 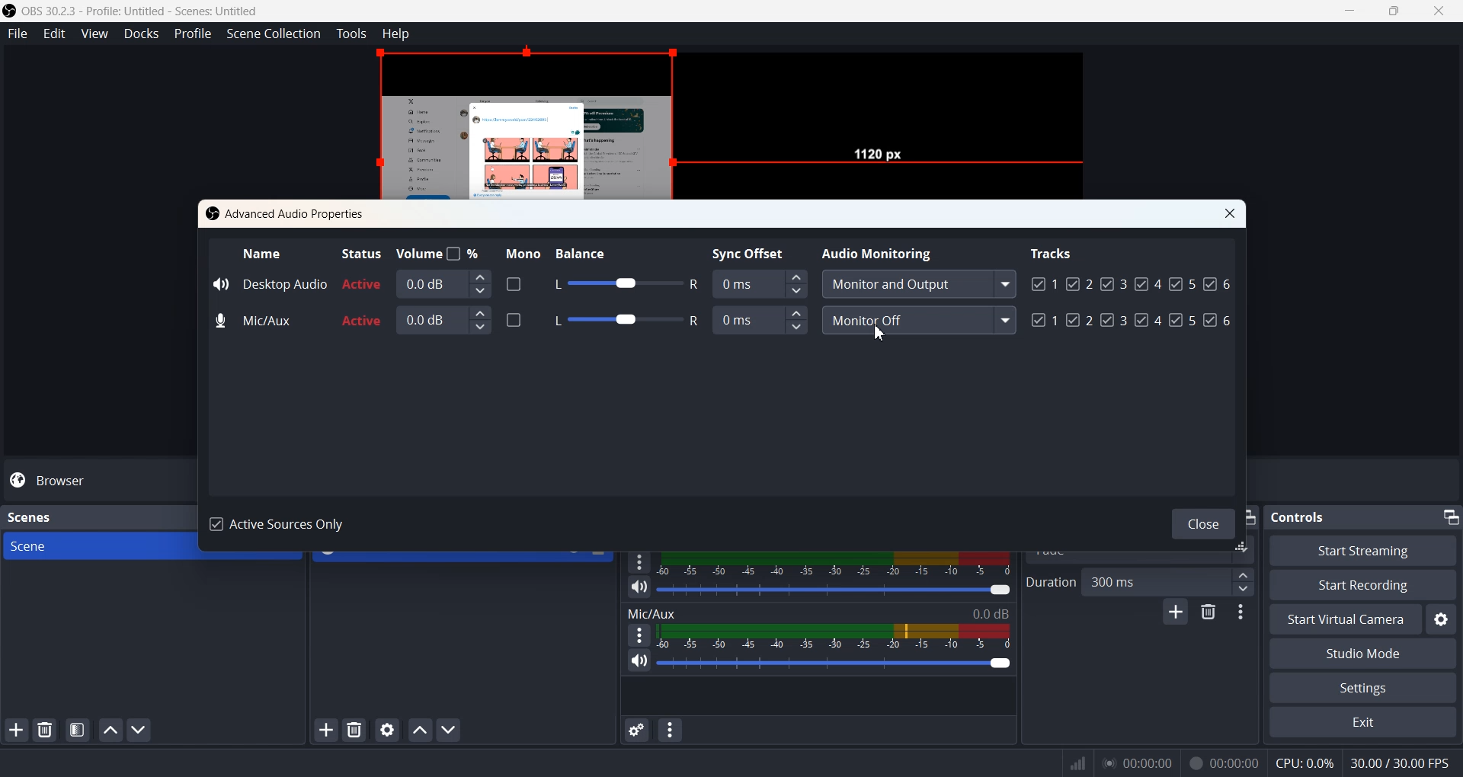 What do you see at coordinates (1170, 581) in the screenshot?
I see `300 ms` at bounding box center [1170, 581].